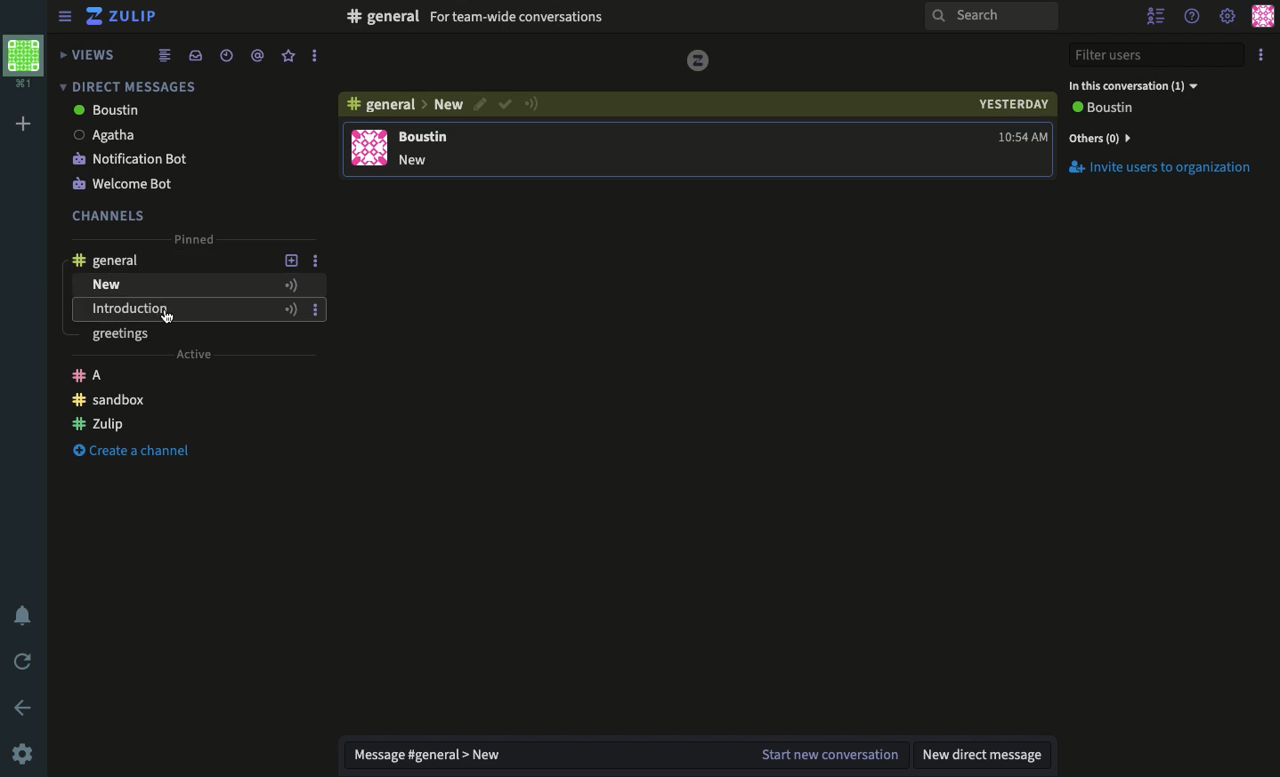 The width and height of the screenshot is (1280, 777). Describe the element at coordinates (90, 54) in the screenshot. I see `Views` at that location.